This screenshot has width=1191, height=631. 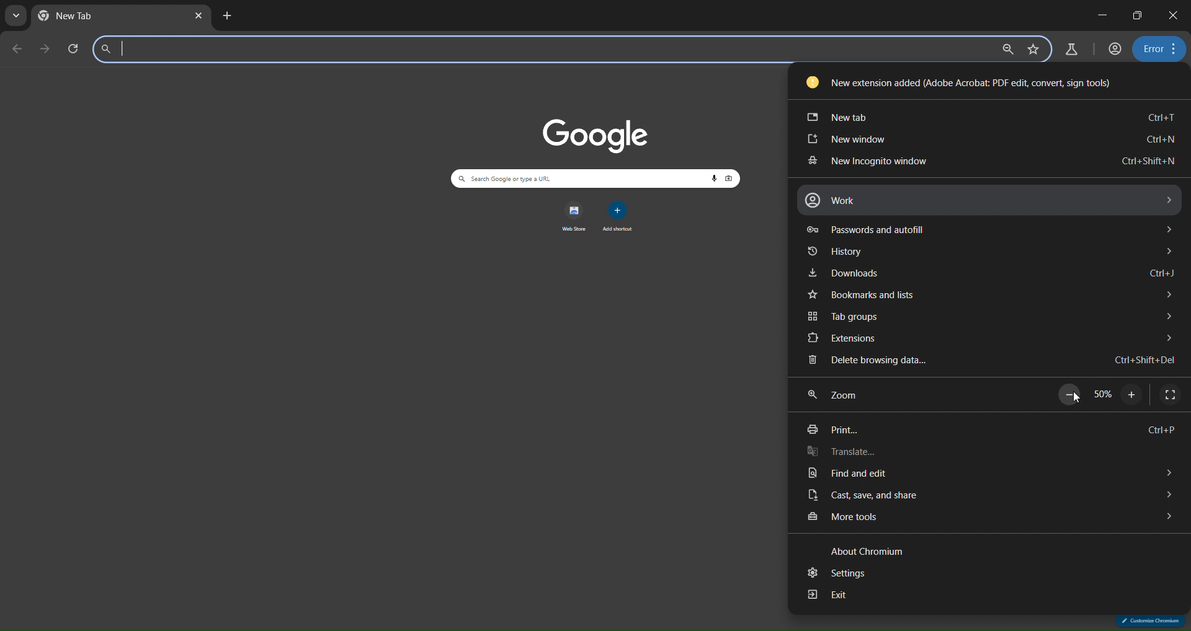 I want to click on search panel, so click(x=583, y=179).